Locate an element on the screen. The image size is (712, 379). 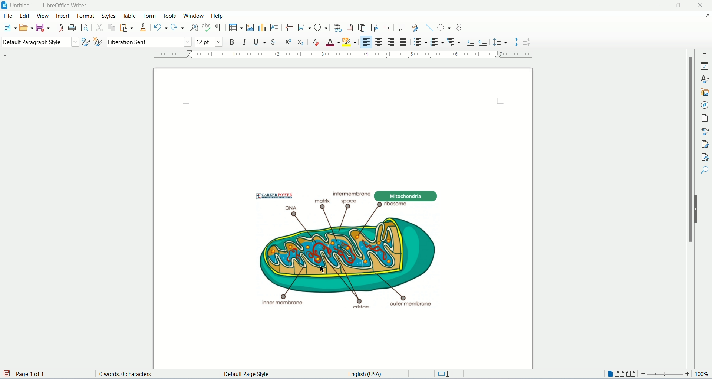
open is located at coordinates (26, 27).